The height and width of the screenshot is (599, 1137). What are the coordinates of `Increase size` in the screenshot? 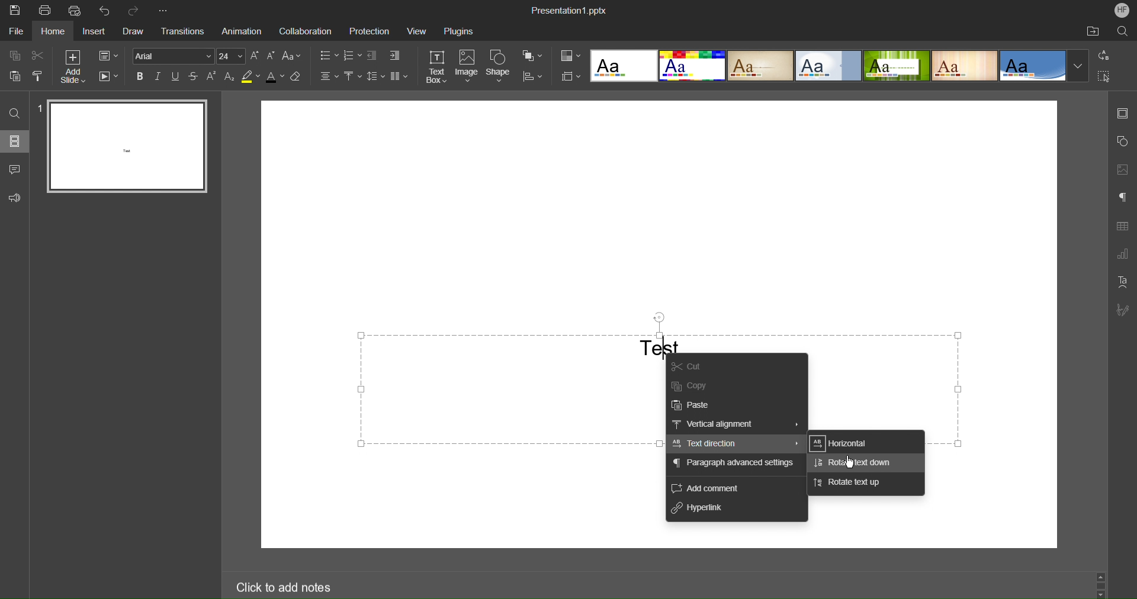 It's located at (256, 55).